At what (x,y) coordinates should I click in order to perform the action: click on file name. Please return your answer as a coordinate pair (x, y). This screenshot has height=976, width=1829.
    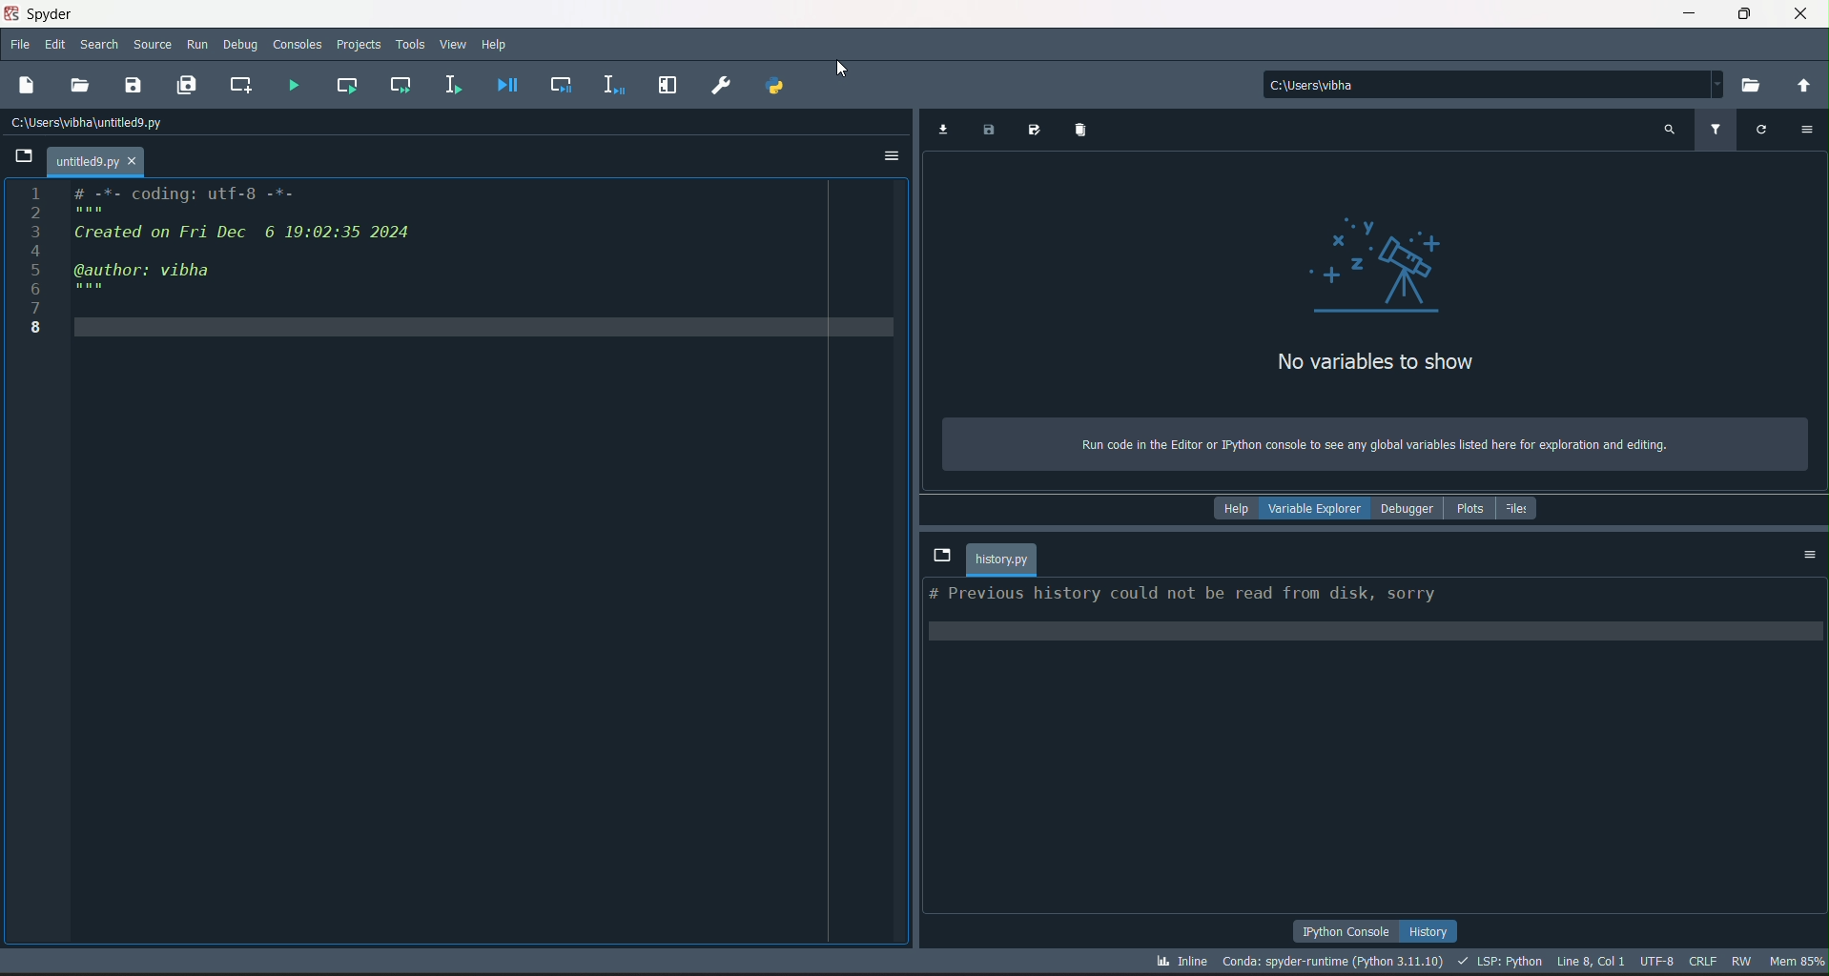
    Looking at the image, I should click on (1002, 559).